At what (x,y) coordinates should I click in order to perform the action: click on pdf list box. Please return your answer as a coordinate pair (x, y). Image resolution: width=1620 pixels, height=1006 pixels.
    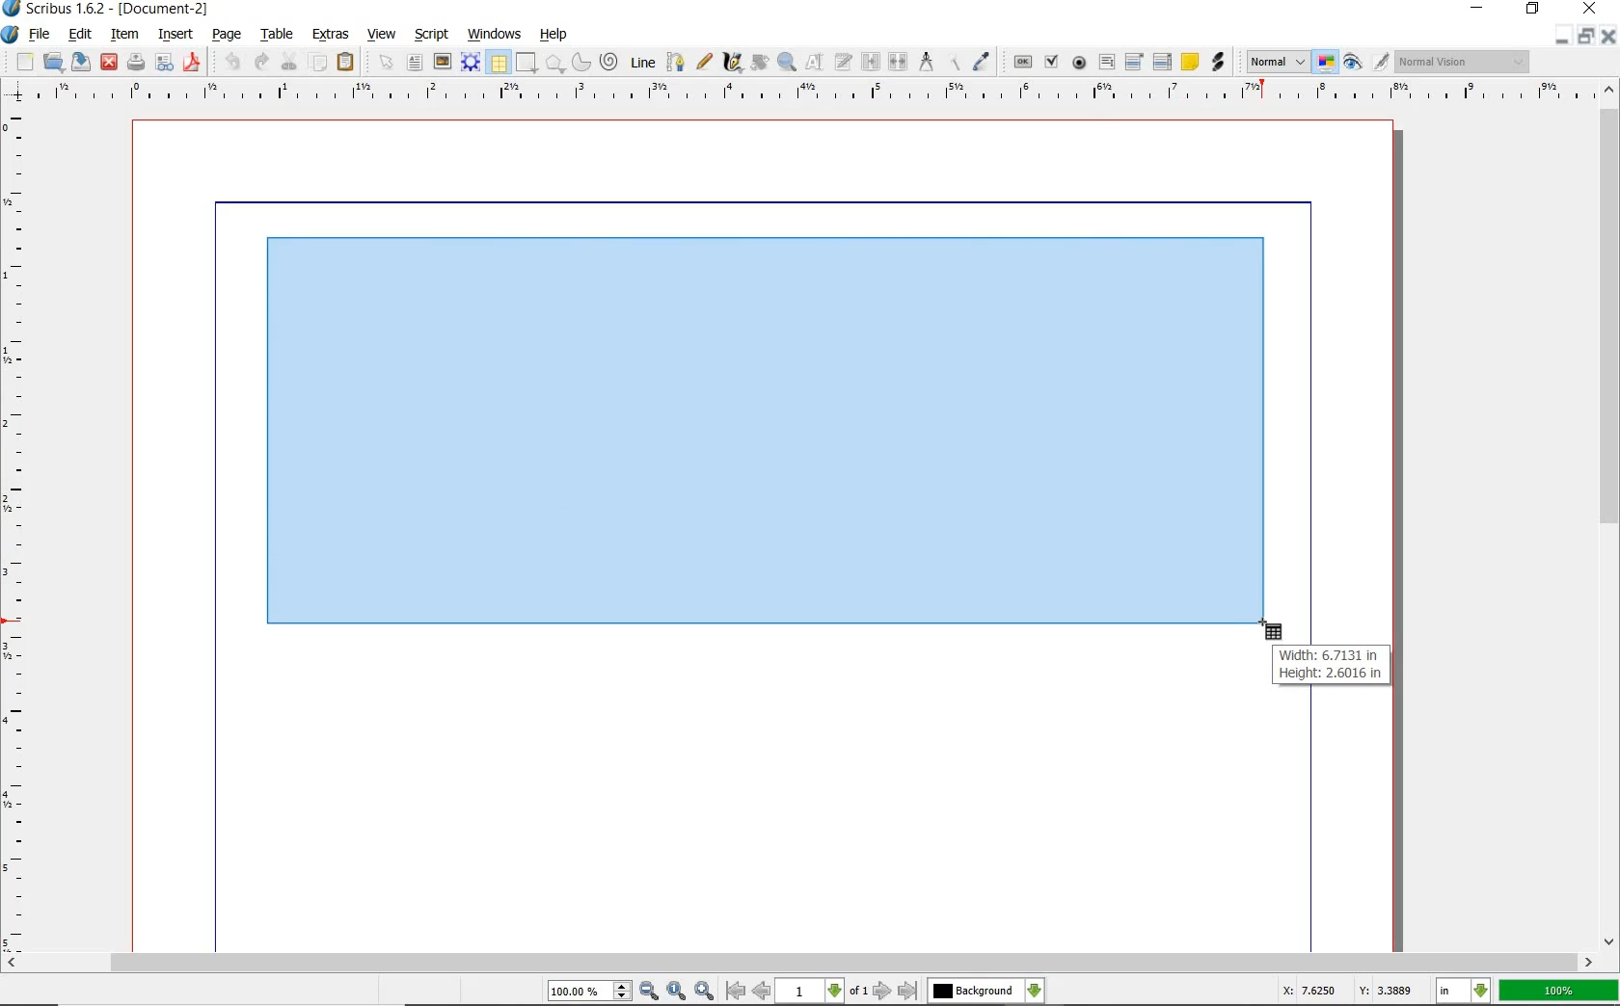
    Looking at the image, I should click on (1163, 61).